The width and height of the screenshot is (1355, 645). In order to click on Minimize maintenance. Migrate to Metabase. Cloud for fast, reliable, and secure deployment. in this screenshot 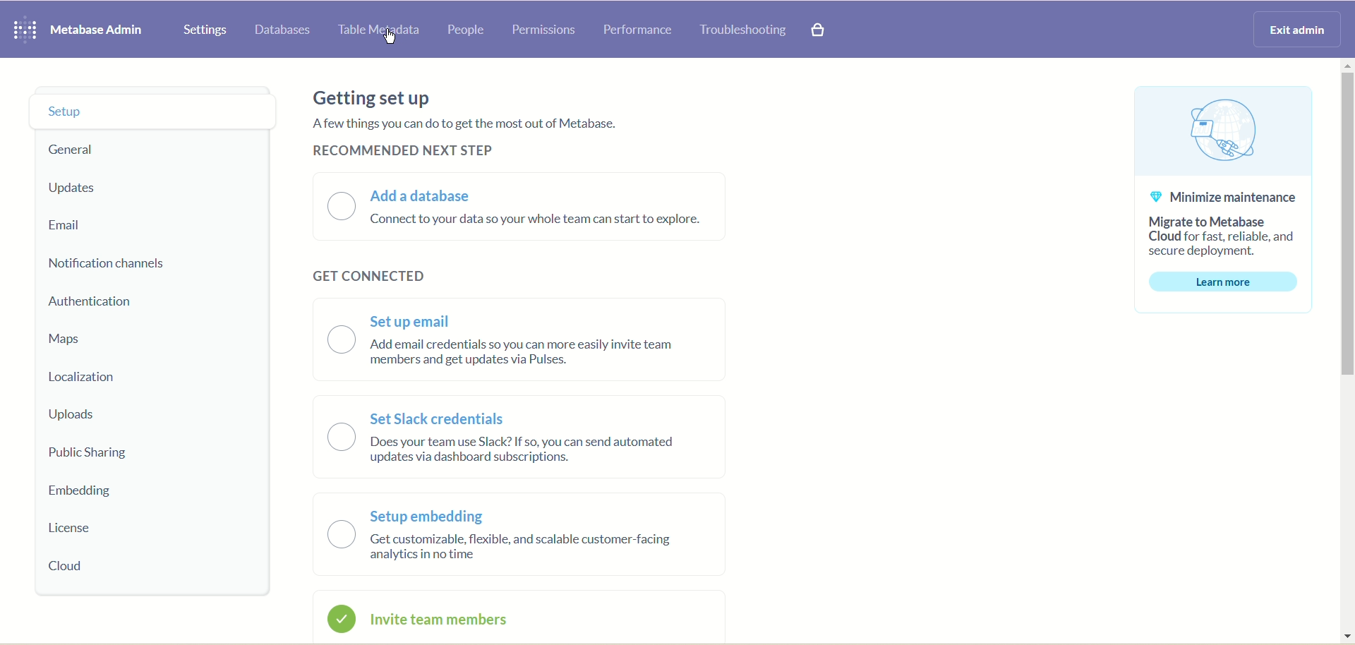, I will do `click(1228, 222)`.